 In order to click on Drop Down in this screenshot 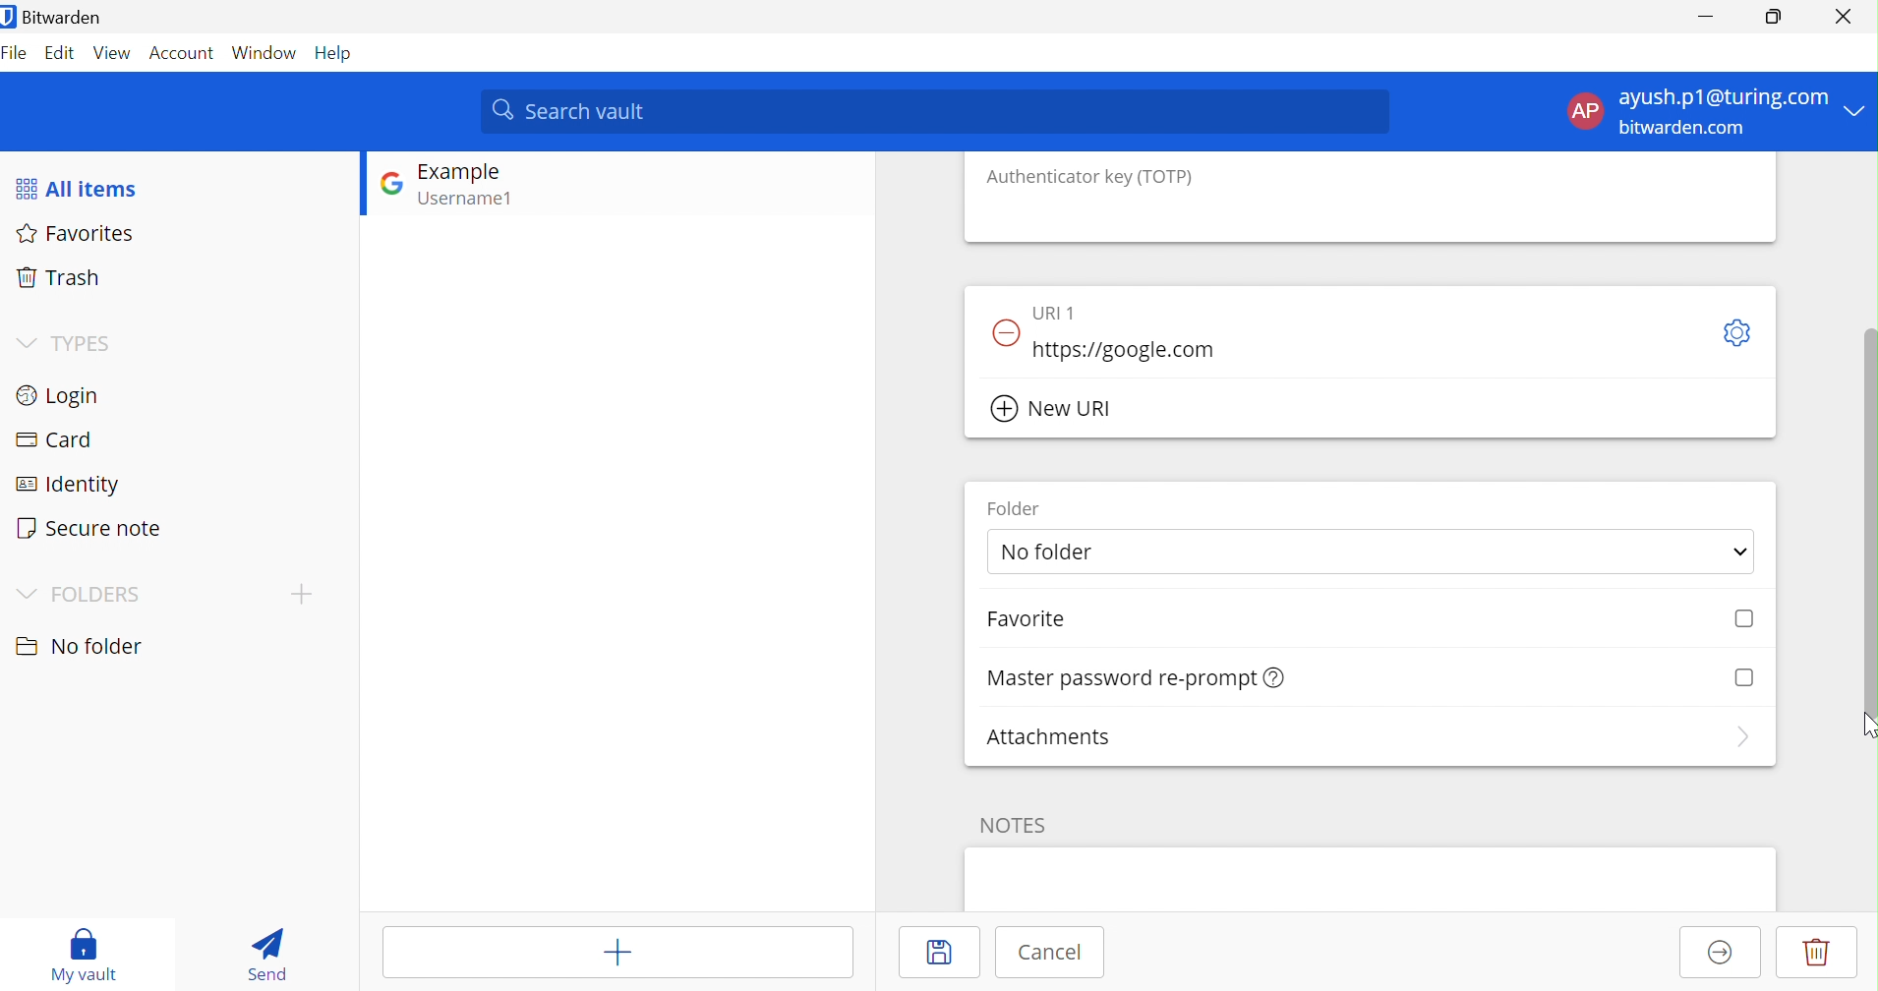, I will do `click(1739, 549)`.